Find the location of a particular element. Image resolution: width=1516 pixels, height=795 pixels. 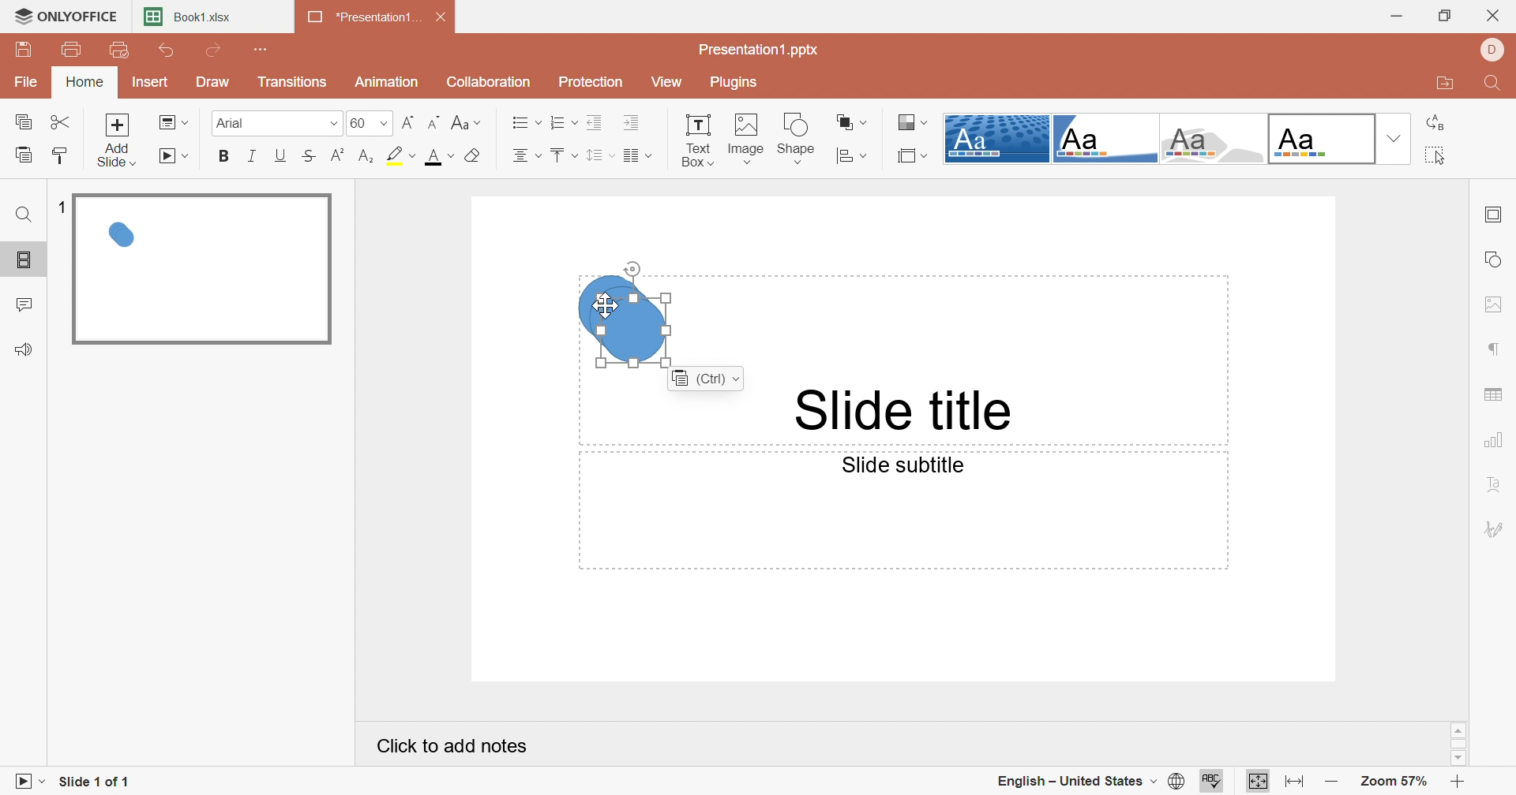

Dotted is located at coordinates (996, 139).